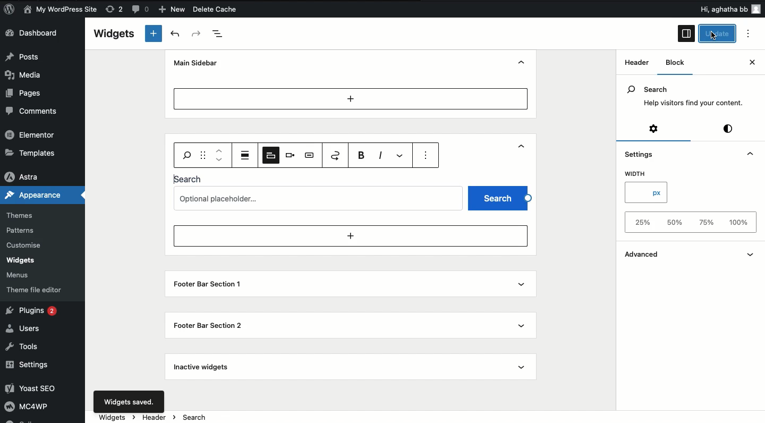 The width and height of the screenshot is (765, 423). Describe the element at coordinates (13, 11) in the screenshot. I see `logo` at that location.